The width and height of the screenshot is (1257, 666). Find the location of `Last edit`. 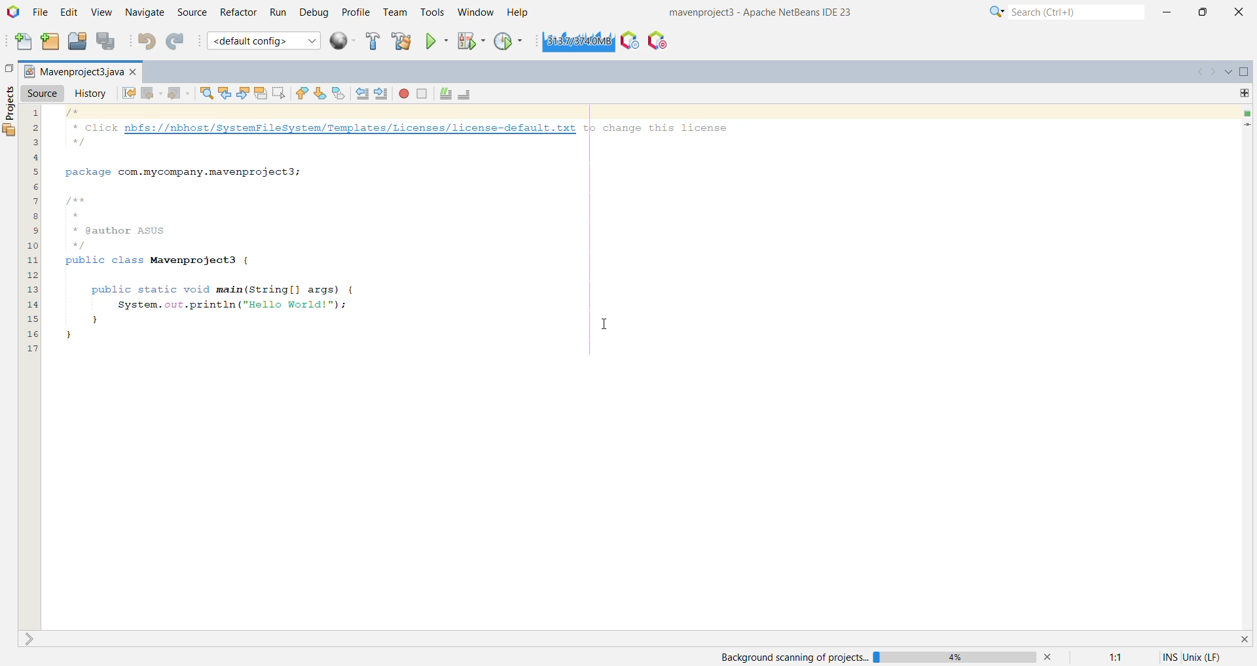

Last edit is located at coordinates (129, 94).